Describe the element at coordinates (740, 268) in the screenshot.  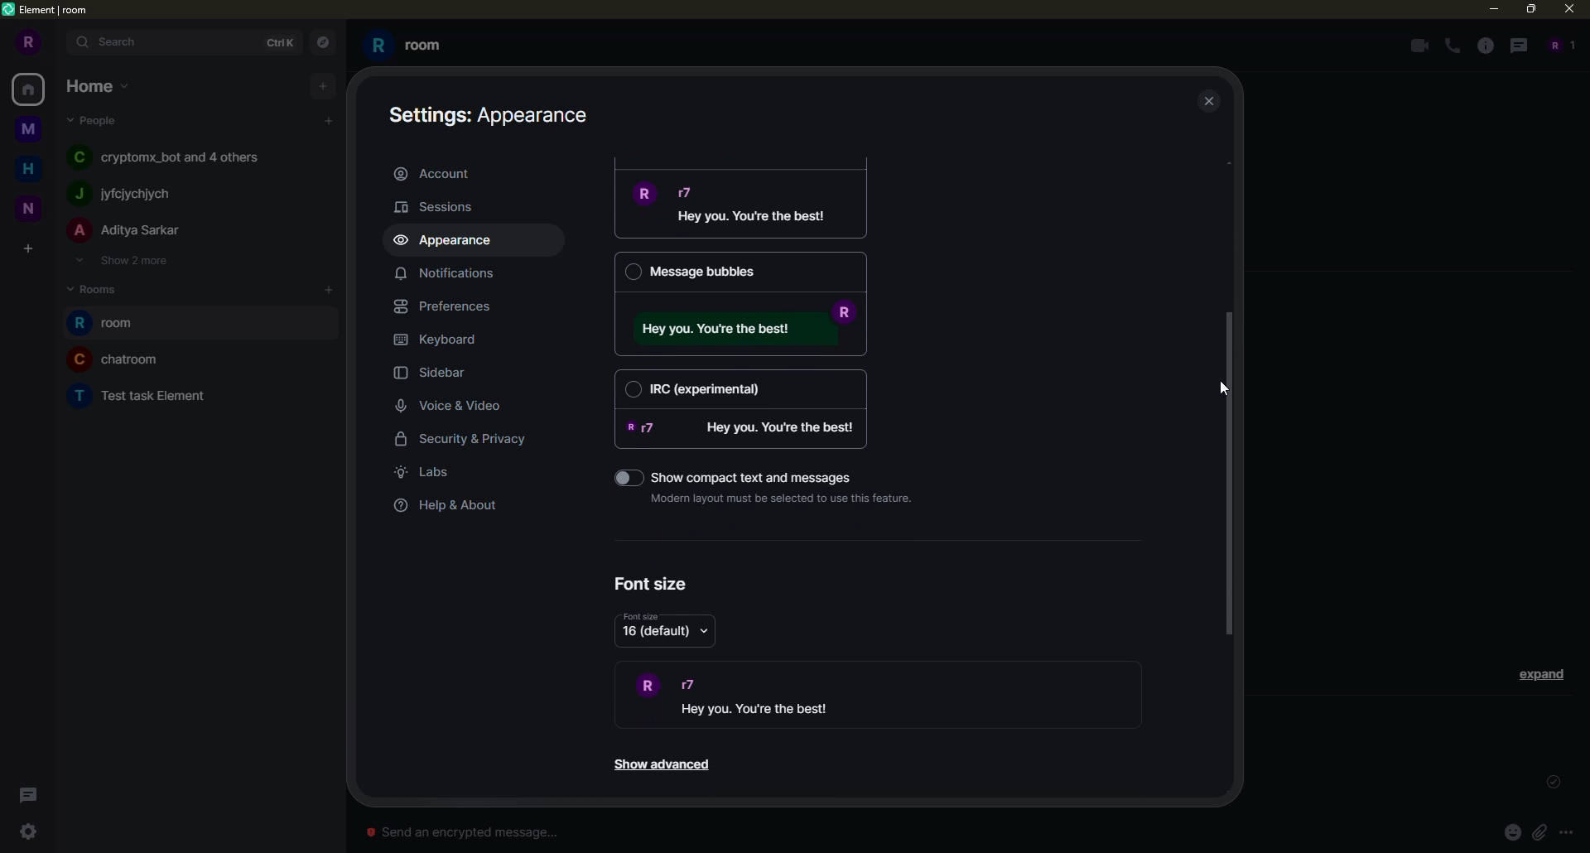
I see `Message bubbles` at that location.